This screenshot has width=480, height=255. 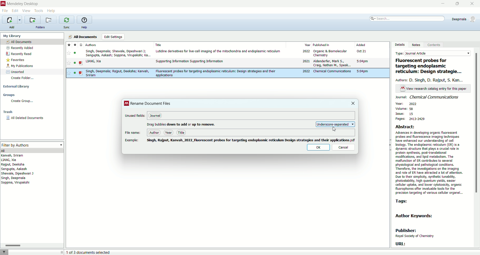 What do you see at coordinates (75, 63) in the screenshot?
I see `read/unread` at bounding box center [75, 63].